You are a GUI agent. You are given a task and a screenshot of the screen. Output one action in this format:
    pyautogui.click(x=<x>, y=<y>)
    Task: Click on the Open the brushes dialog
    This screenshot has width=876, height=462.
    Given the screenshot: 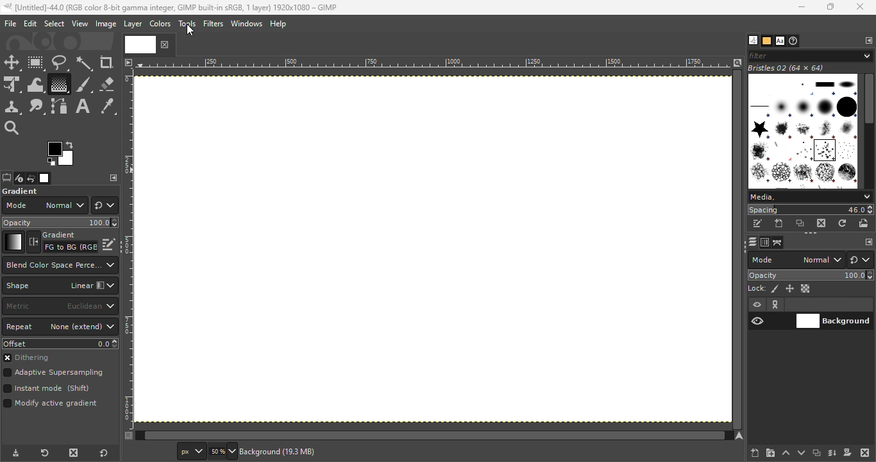 What is the action you would take?
    pyautogui.click(x=753, y=40)
    